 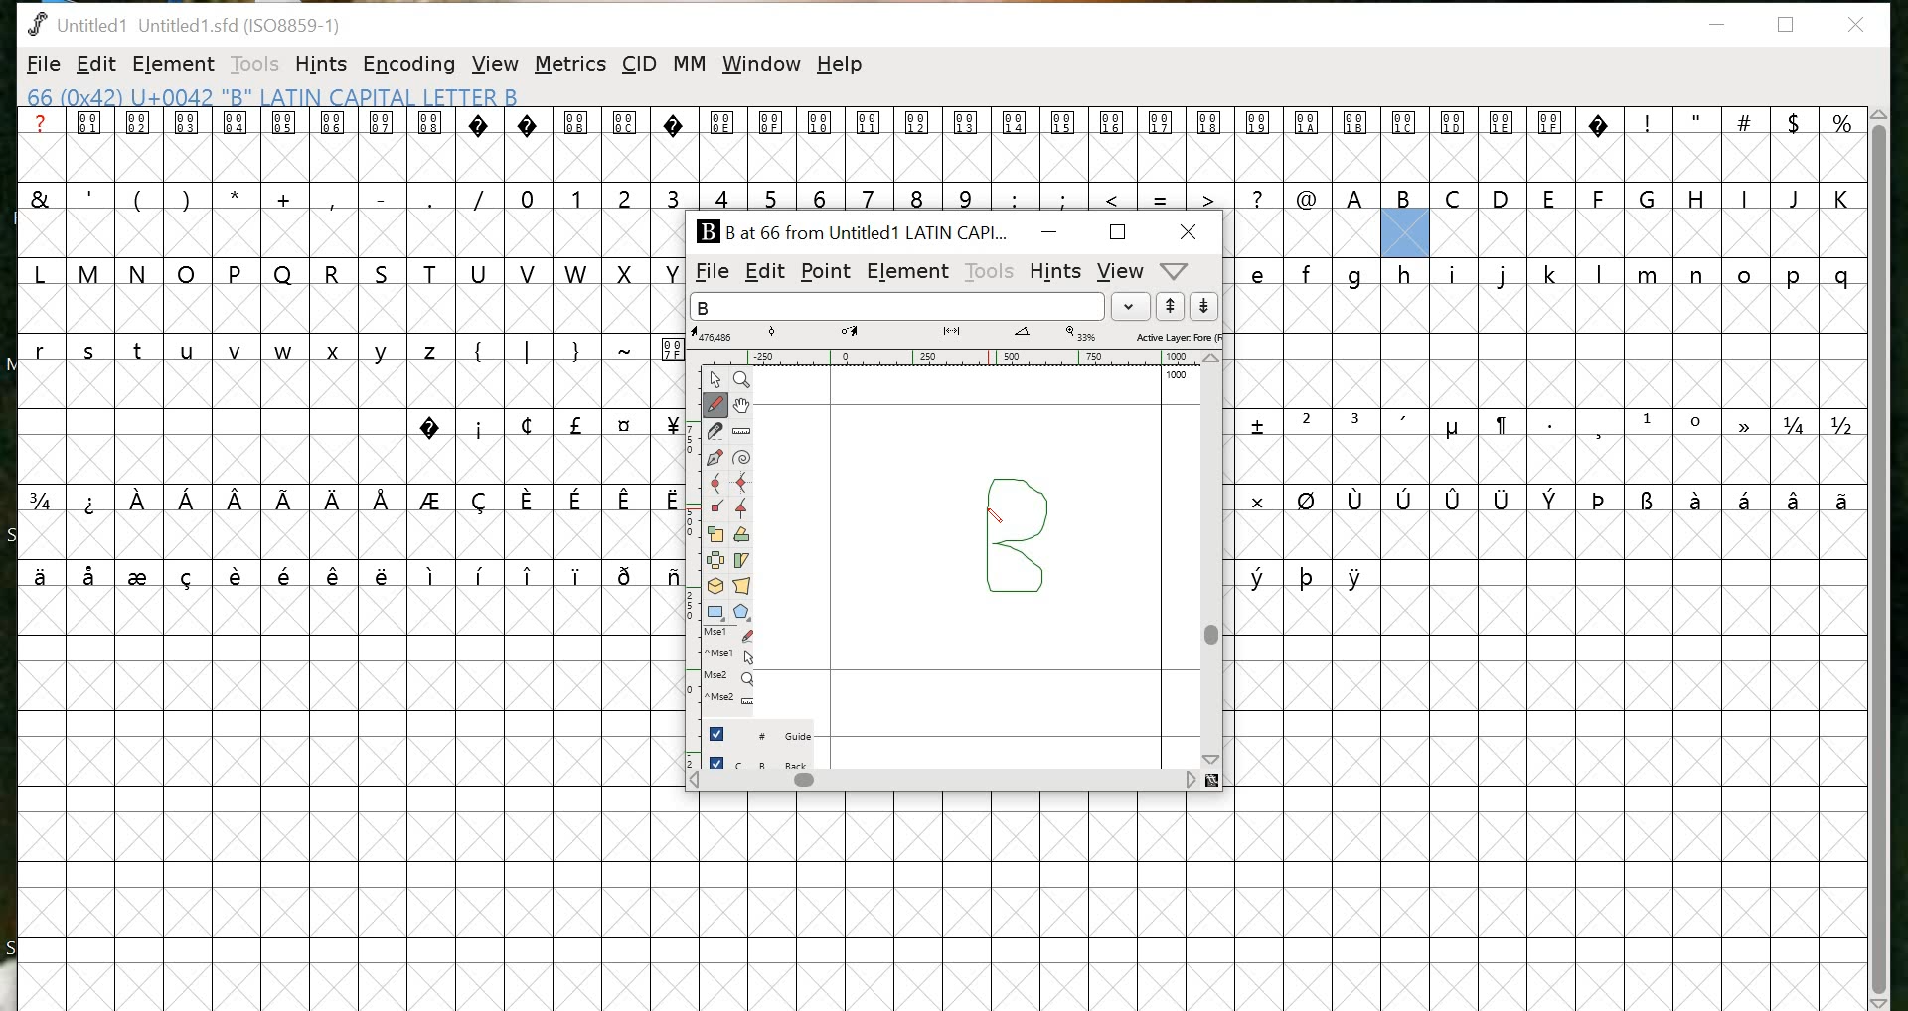 I want to click on design for the letter "B", so click(x=1015, y=543).